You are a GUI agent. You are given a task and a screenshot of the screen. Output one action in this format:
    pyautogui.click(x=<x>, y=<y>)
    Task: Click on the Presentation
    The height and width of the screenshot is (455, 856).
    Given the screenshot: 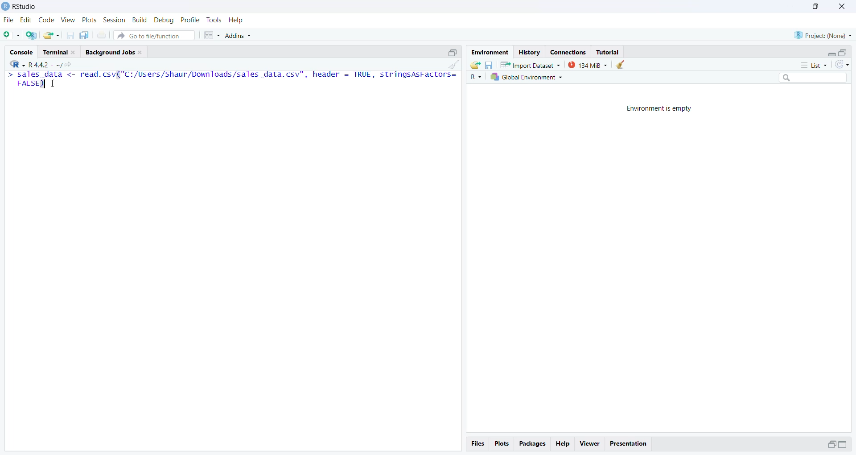 What is the action you would take?
    pyautogui.click(x=630, y=444)
    